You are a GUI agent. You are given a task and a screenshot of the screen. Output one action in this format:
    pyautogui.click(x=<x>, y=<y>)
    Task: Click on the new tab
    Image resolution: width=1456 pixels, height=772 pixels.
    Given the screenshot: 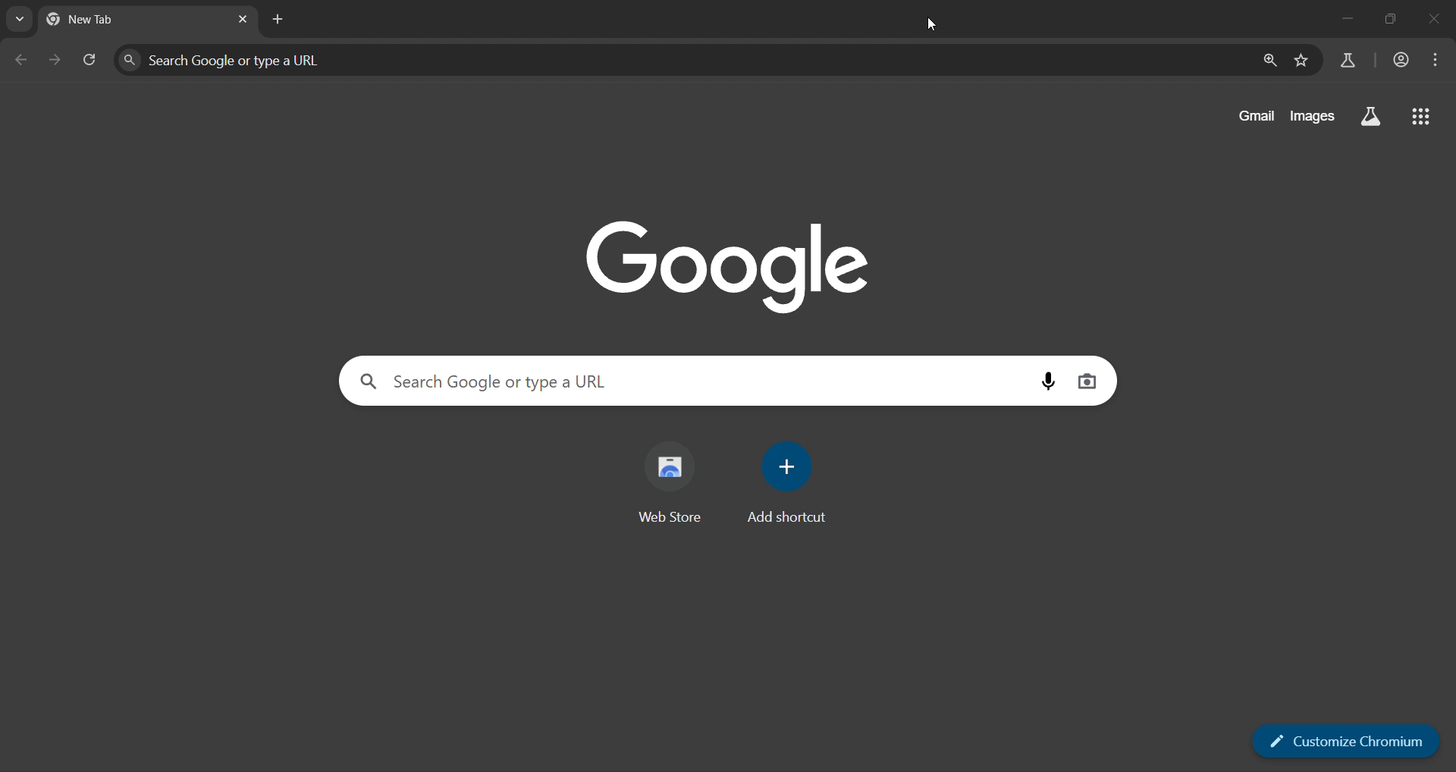 What is the action you would take?
    pyautogui.click(x=102, y=17)
    